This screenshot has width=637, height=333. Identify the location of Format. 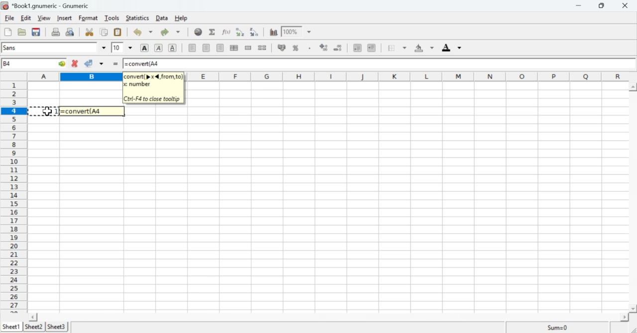
(89, 18).